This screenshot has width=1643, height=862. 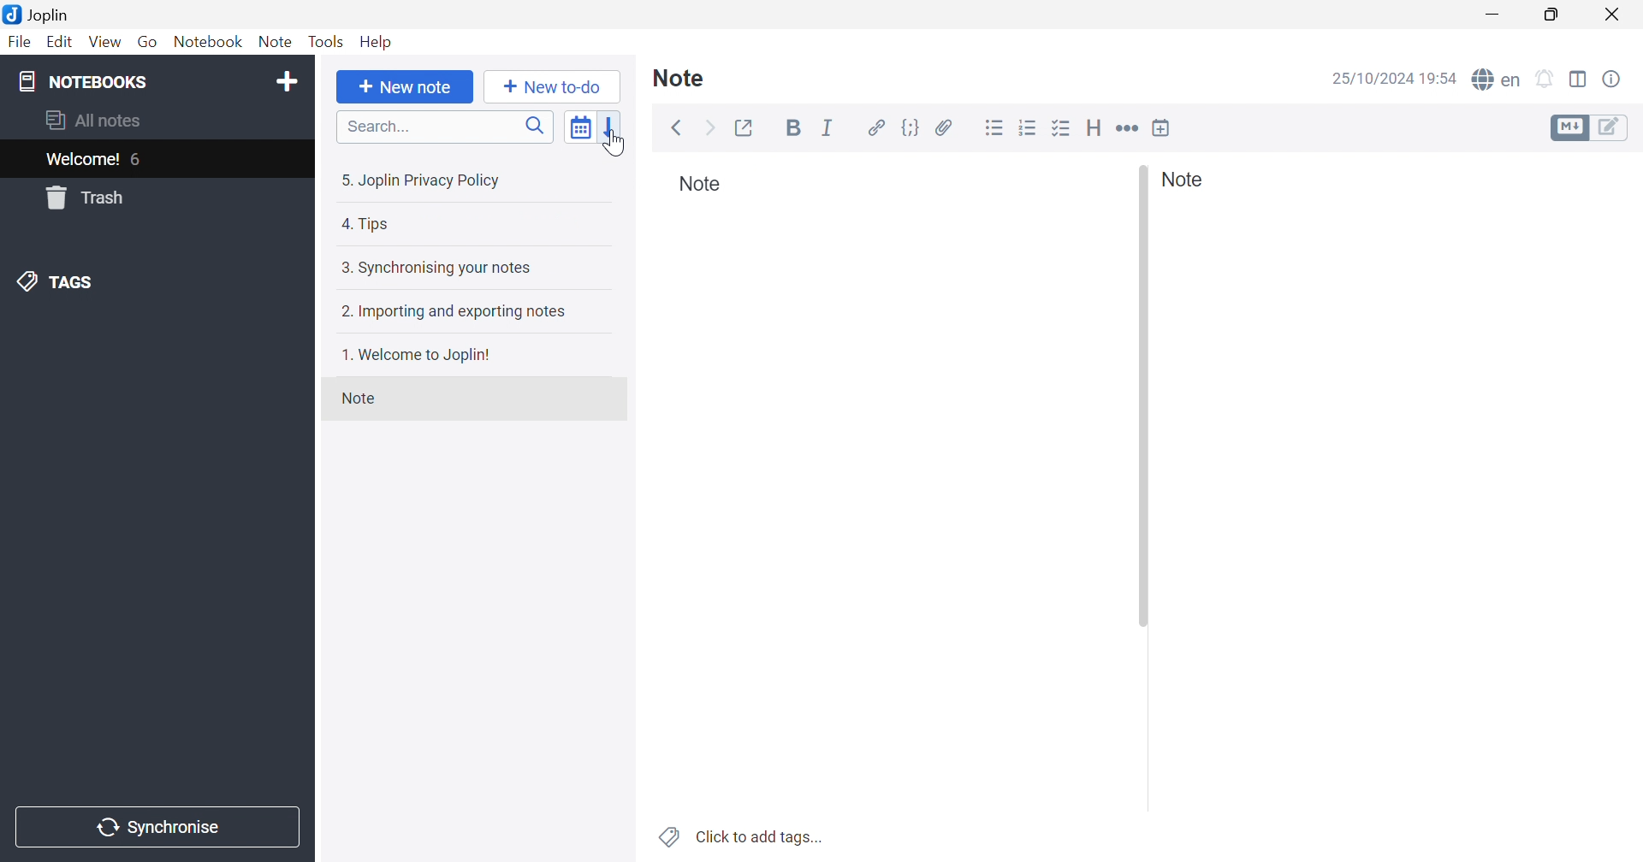 What do you see at coordinates (140, 161) in the screenshot?
I see `6` at bounding box center [140, 161].